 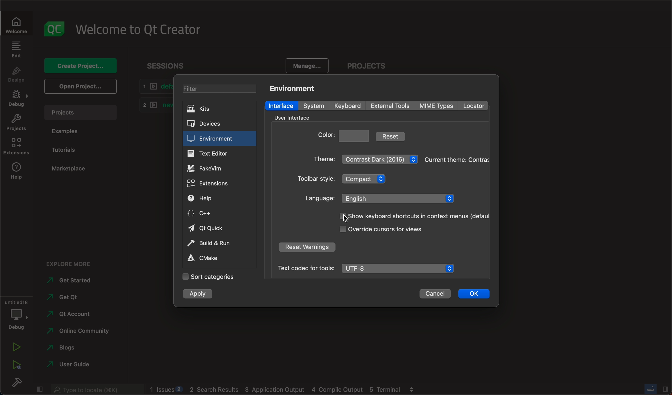 I want to click on account, so click(x=75, y=313).